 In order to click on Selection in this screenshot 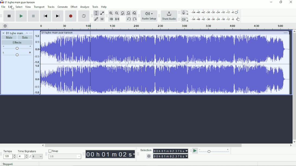, I will do `click(164, 154)`.